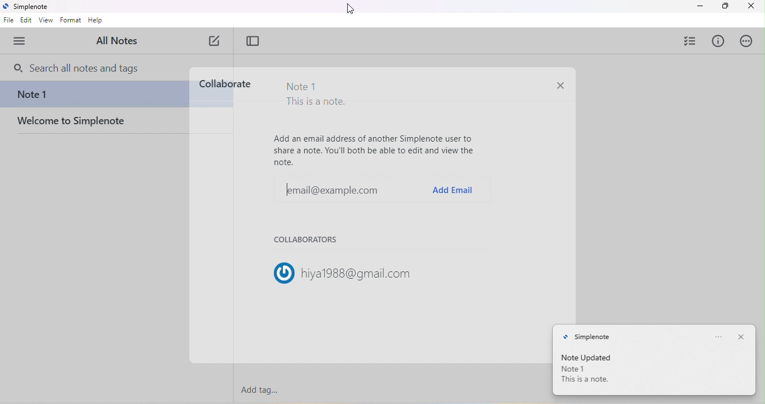 The image size is (765, 404). What do you see at coordinates (718, 336) in the screenshot?
I see `notification settings` at bounding box center [718, 336].